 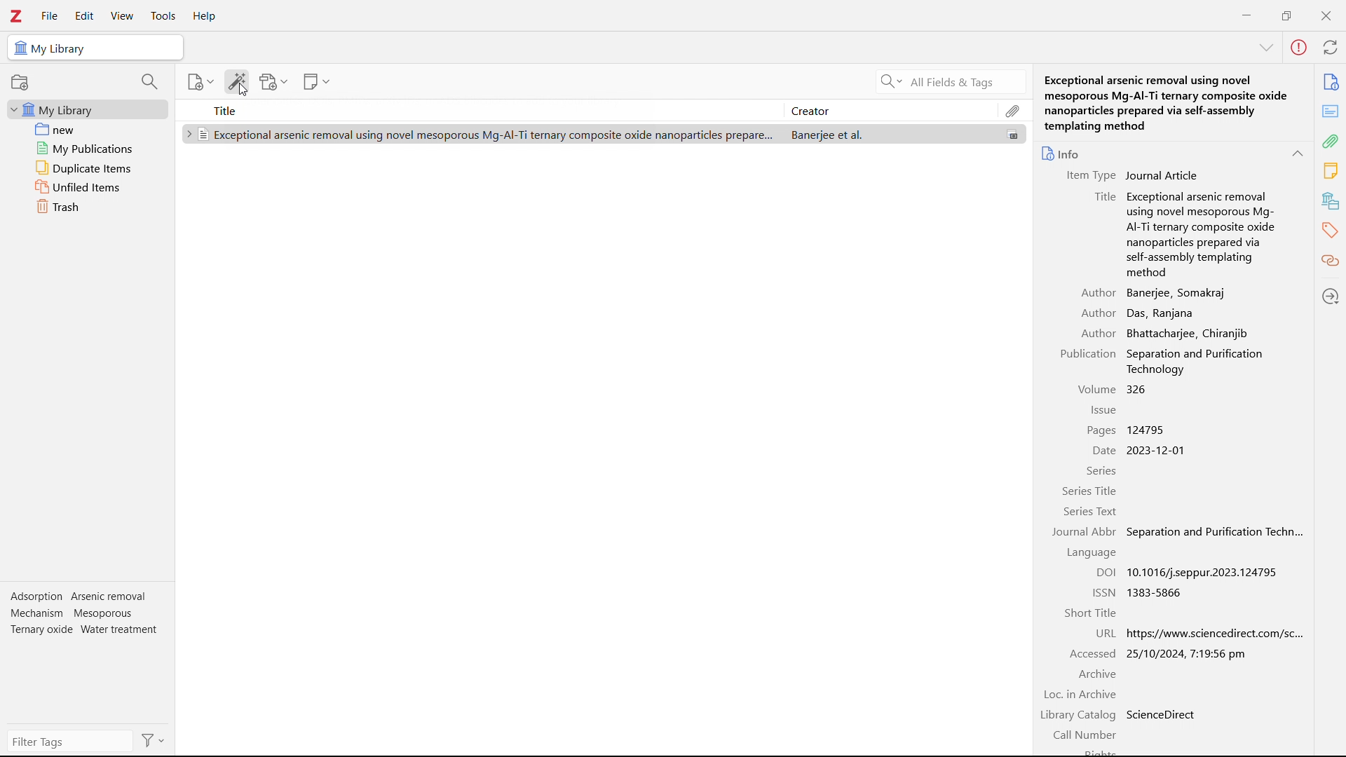 I want to click on trash, so click(x=88, y=206).